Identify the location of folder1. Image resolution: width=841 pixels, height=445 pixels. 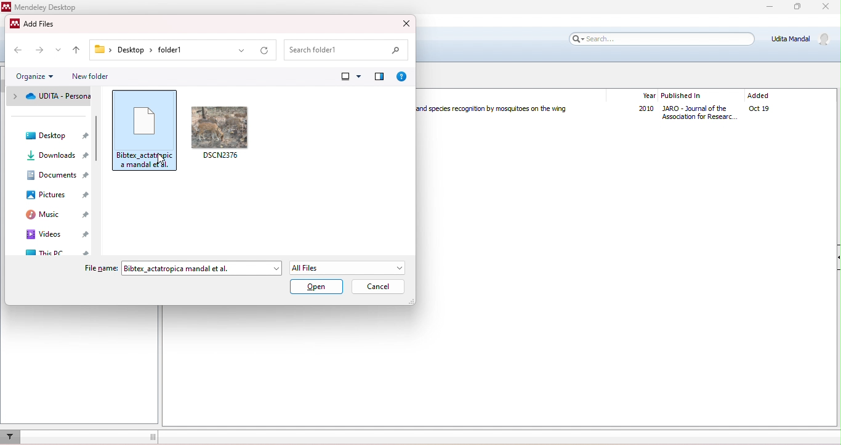
(171, 49).